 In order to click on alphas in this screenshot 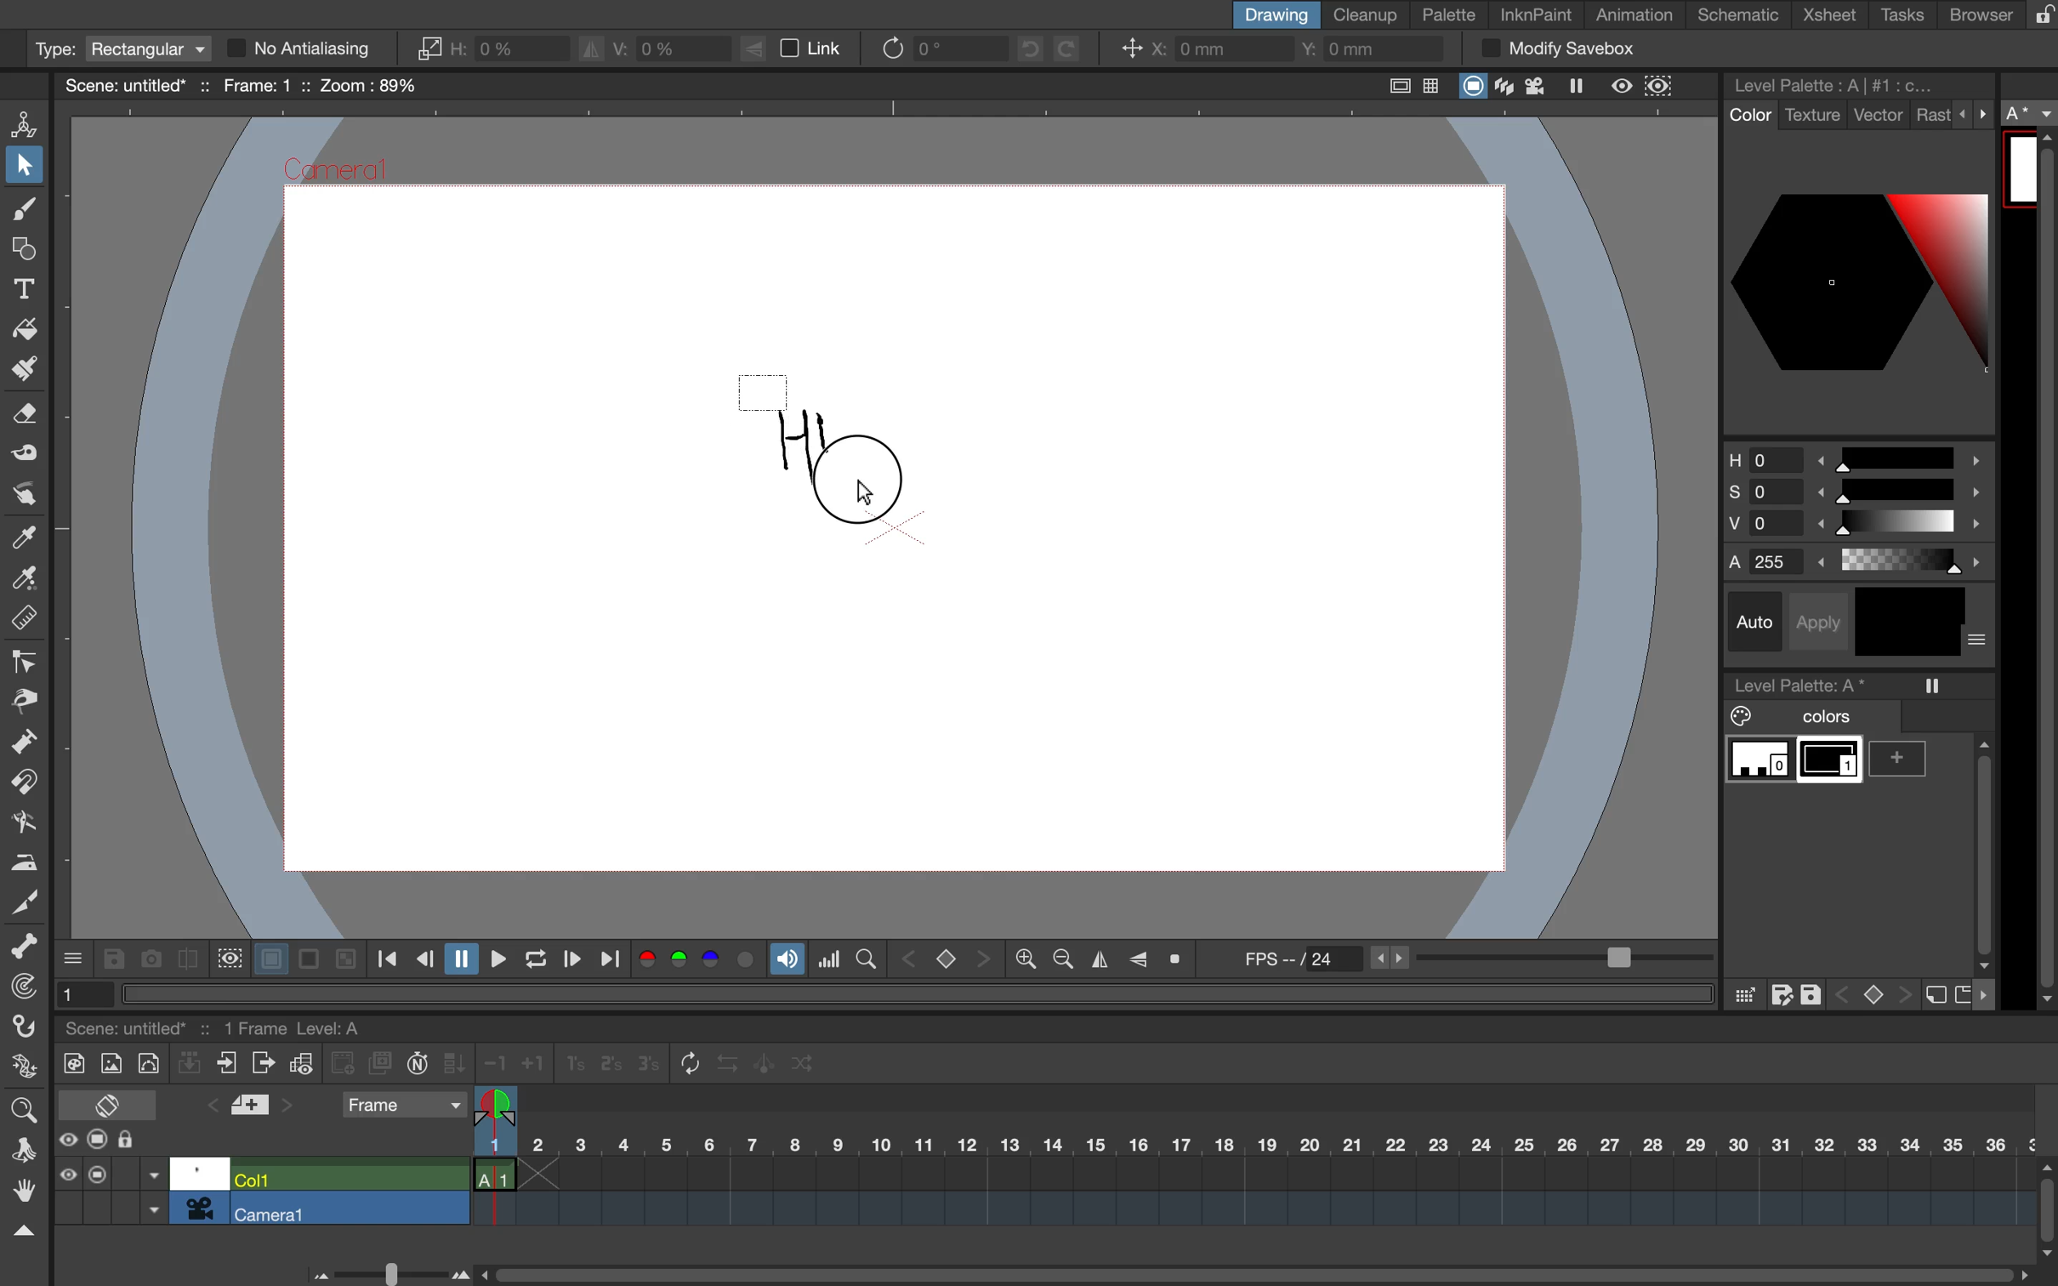, I will do `click(1861, 561)`.